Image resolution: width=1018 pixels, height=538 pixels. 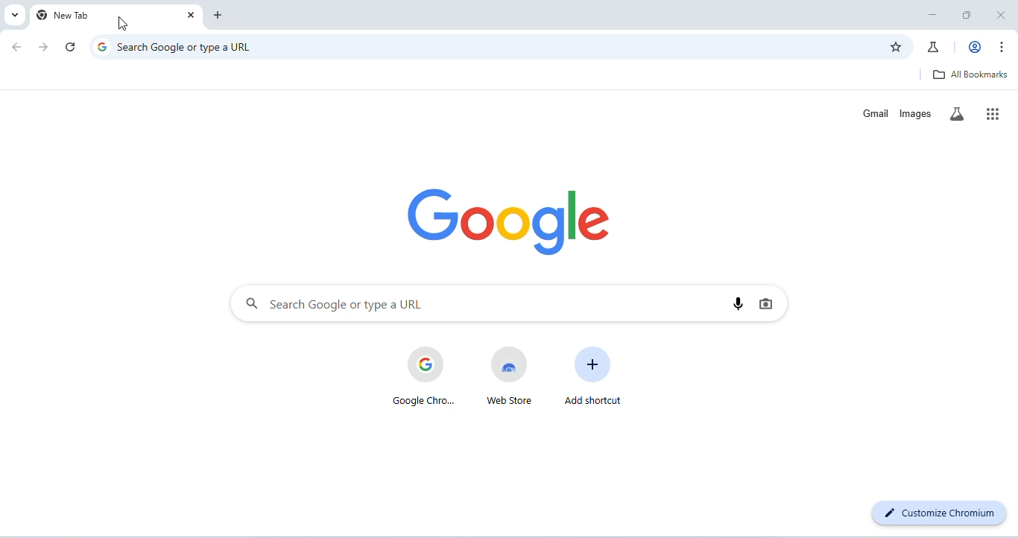 I want to click on add bookmark, so click(x=897, y=47).